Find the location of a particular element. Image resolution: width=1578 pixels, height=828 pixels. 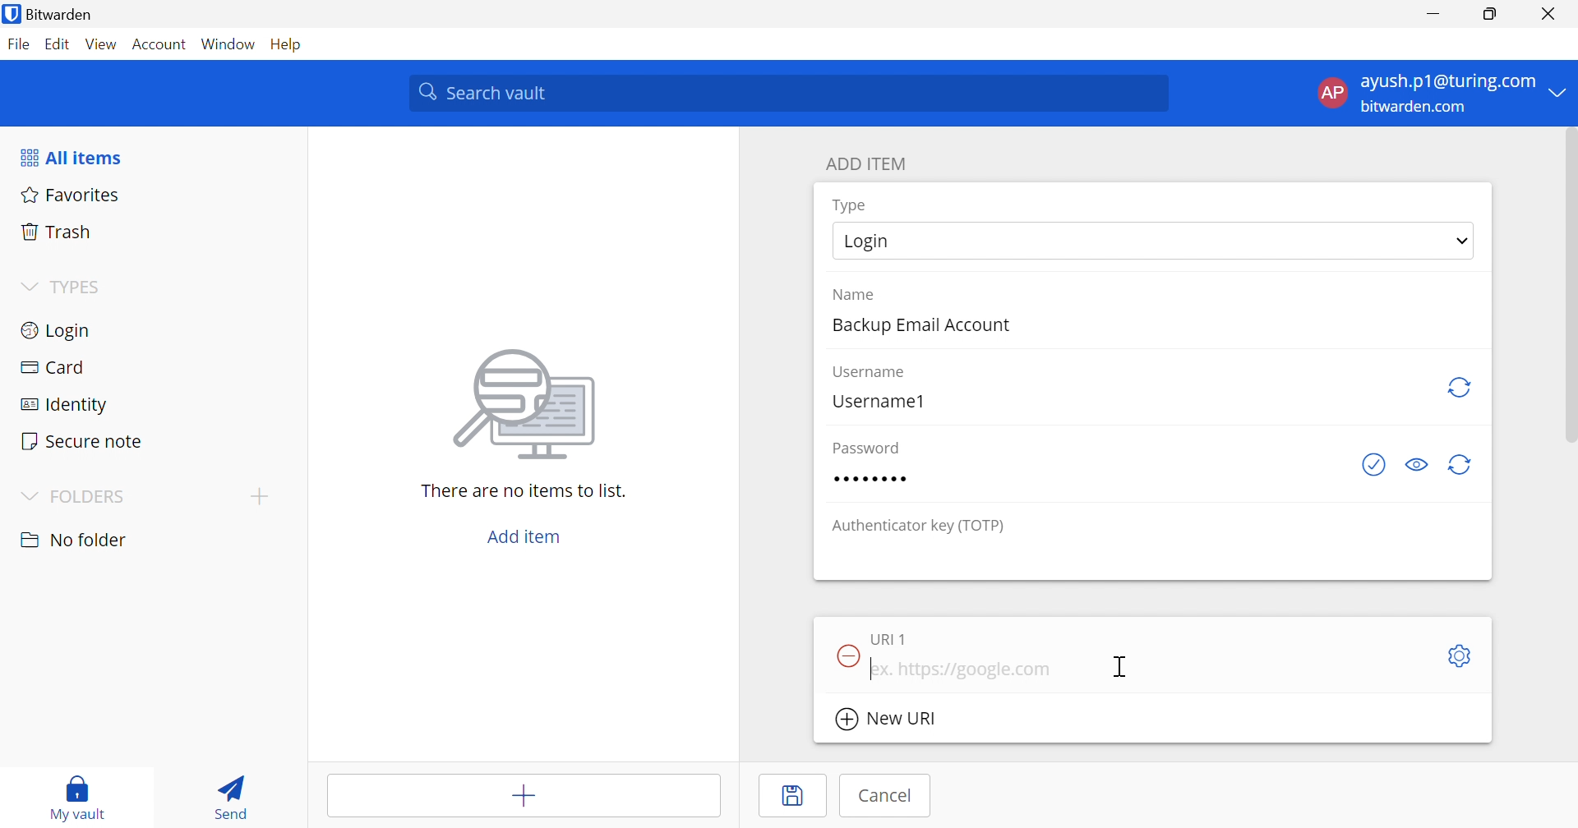

Search vault is located at coordinates (792, 94).